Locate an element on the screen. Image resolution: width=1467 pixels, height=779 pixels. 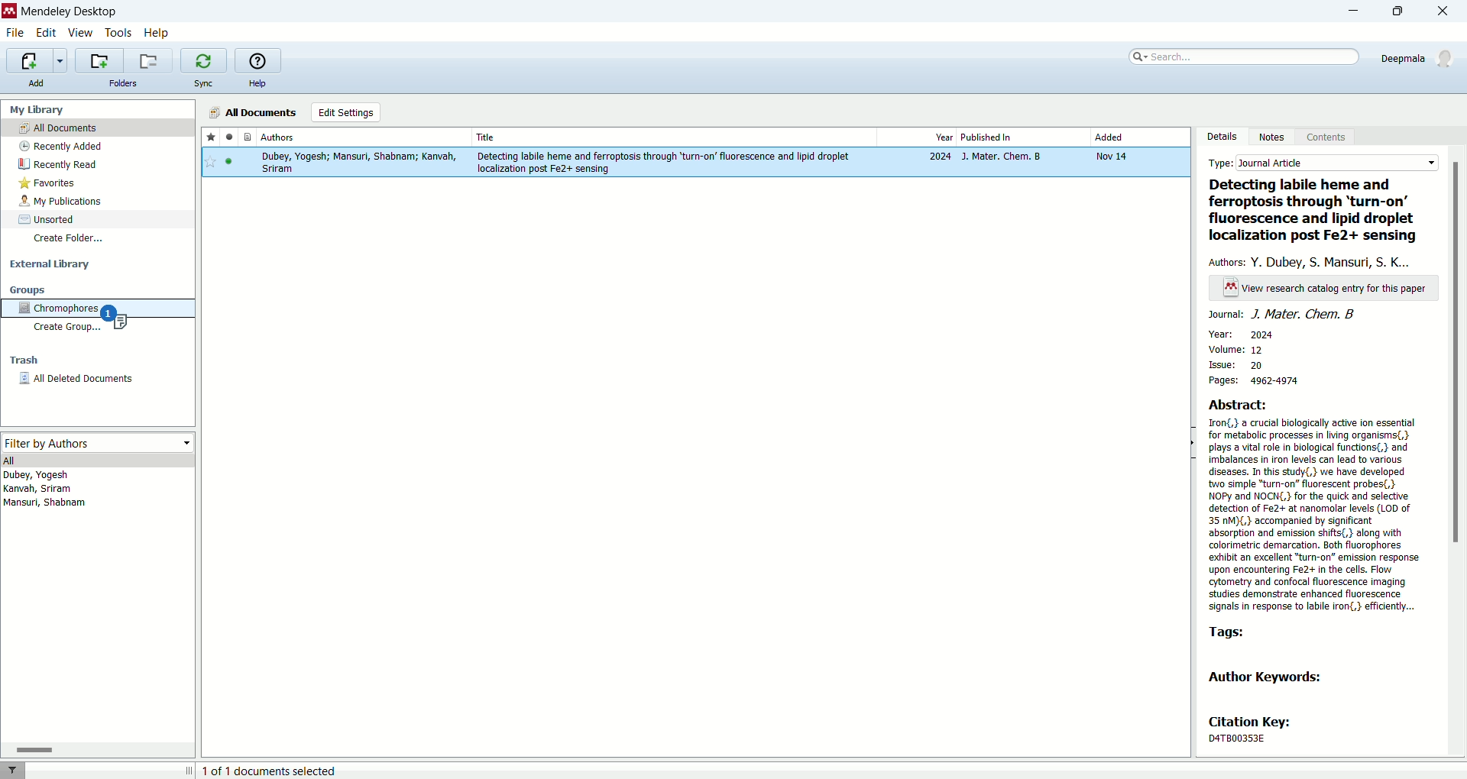
added is located at coordinates (1138, 137).